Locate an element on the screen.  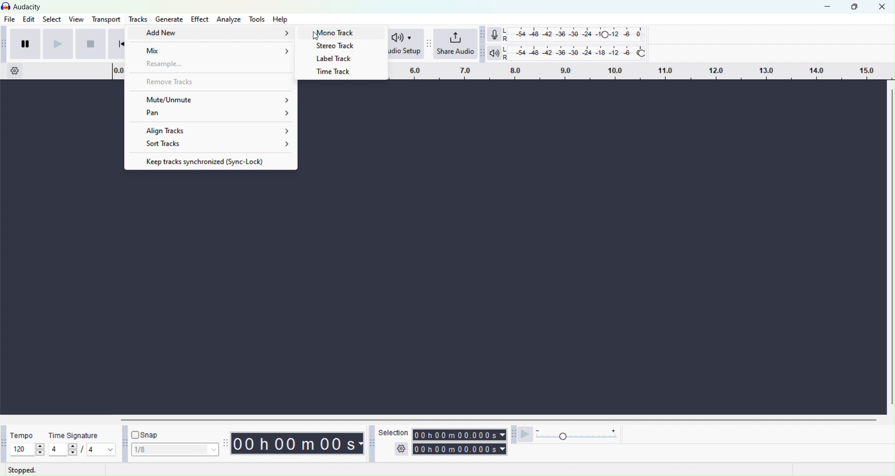
decrease beat per measure is located at coordinates (71, 454).